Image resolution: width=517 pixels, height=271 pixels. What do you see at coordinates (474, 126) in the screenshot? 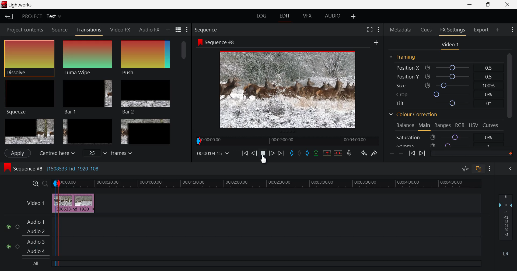
I see `HSV` at bounding box center [474, 126].